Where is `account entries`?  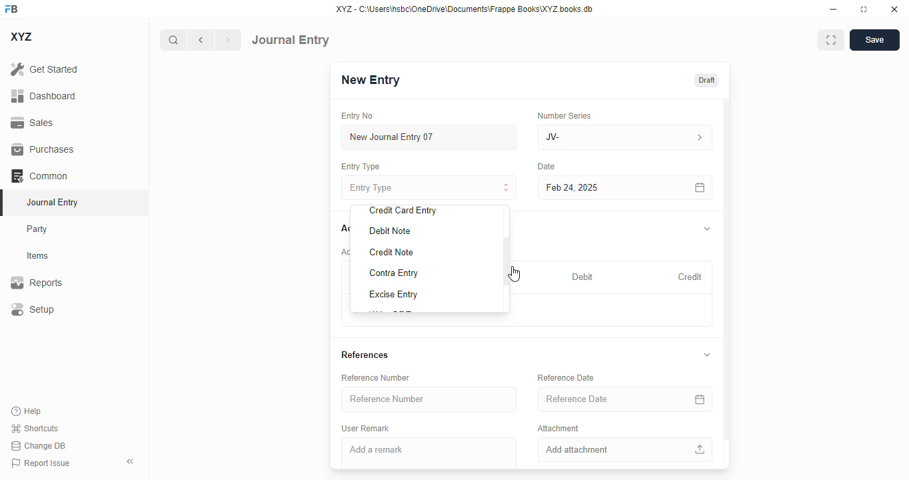 account entries is located at coordinates (345, 251).